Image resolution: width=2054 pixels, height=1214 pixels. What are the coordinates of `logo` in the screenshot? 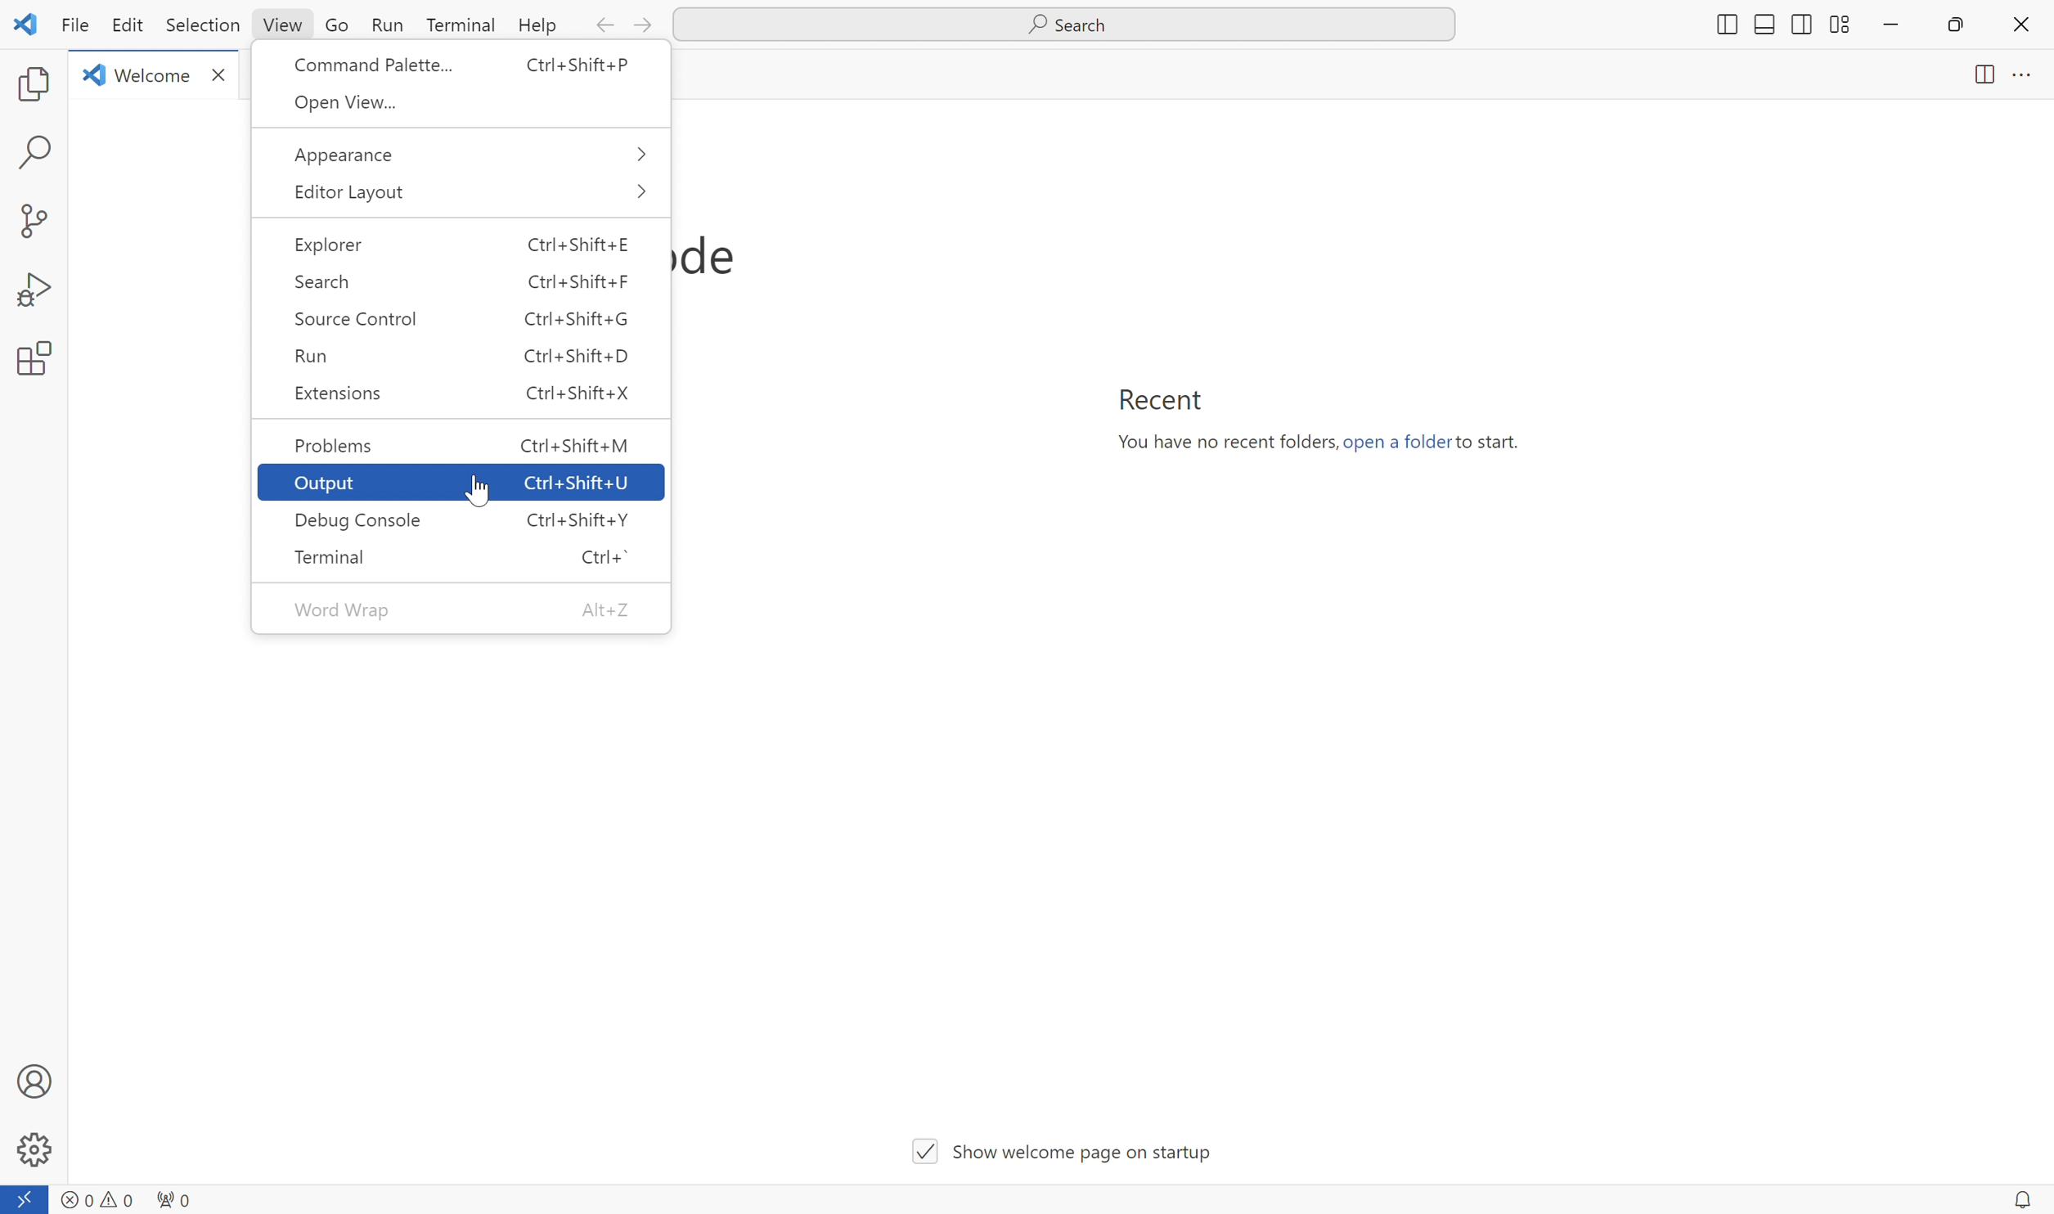 It's located at (88, 80).